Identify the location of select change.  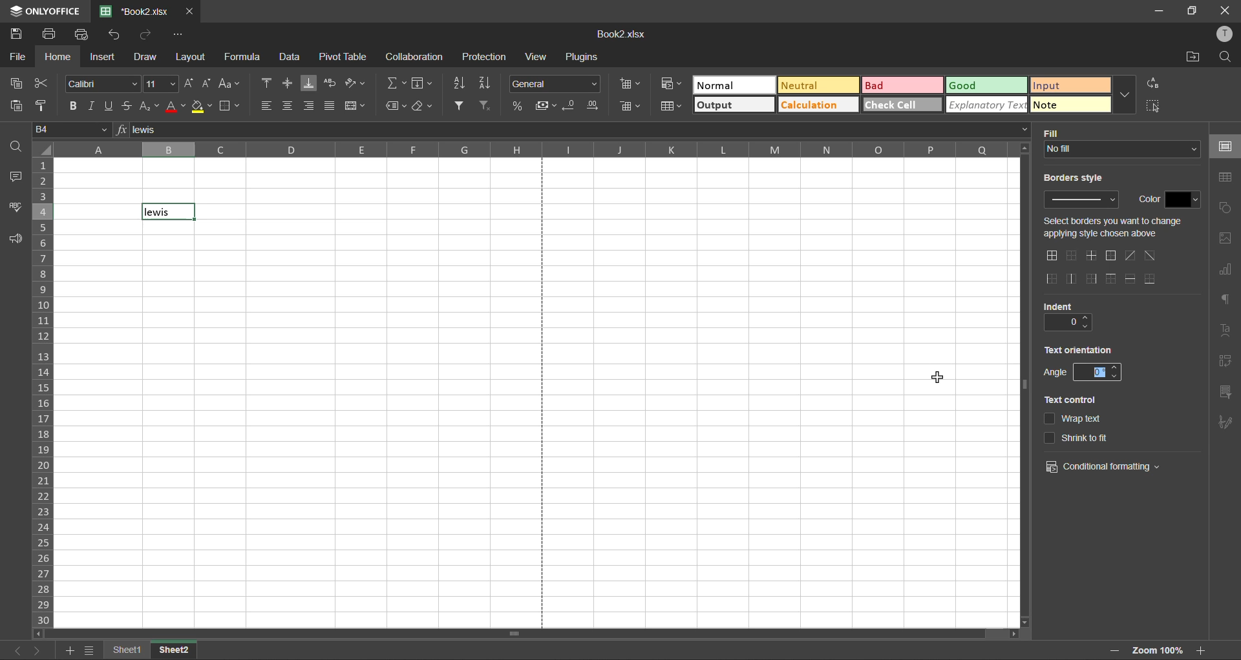
(1117, 227).